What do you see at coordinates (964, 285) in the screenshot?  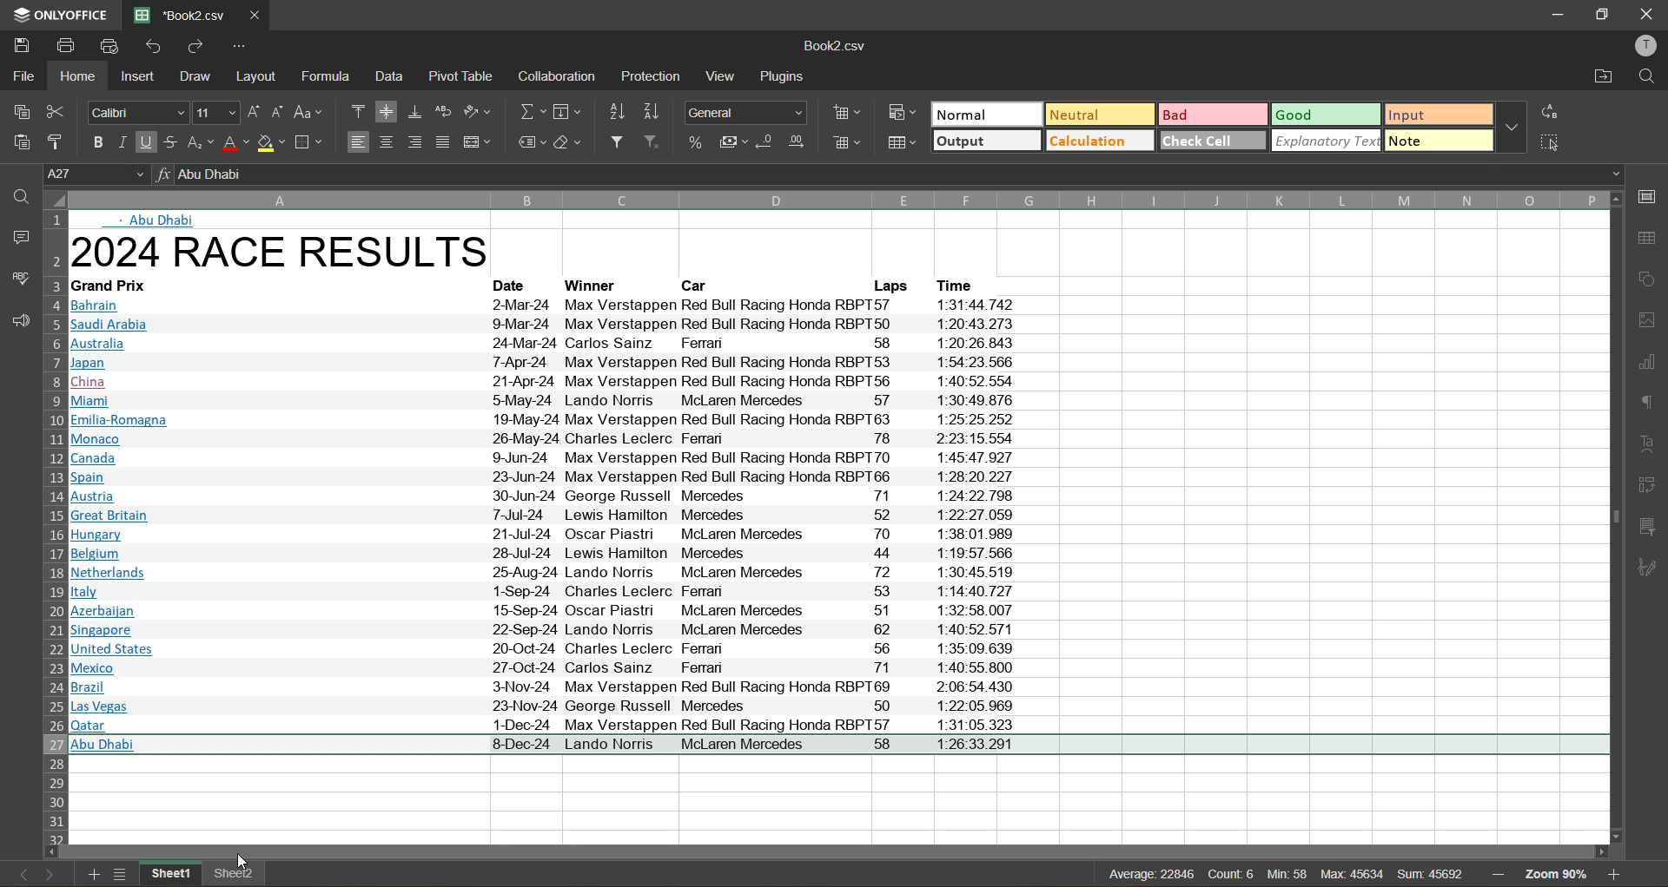 I see `text info` at bounding box center [964, 285].